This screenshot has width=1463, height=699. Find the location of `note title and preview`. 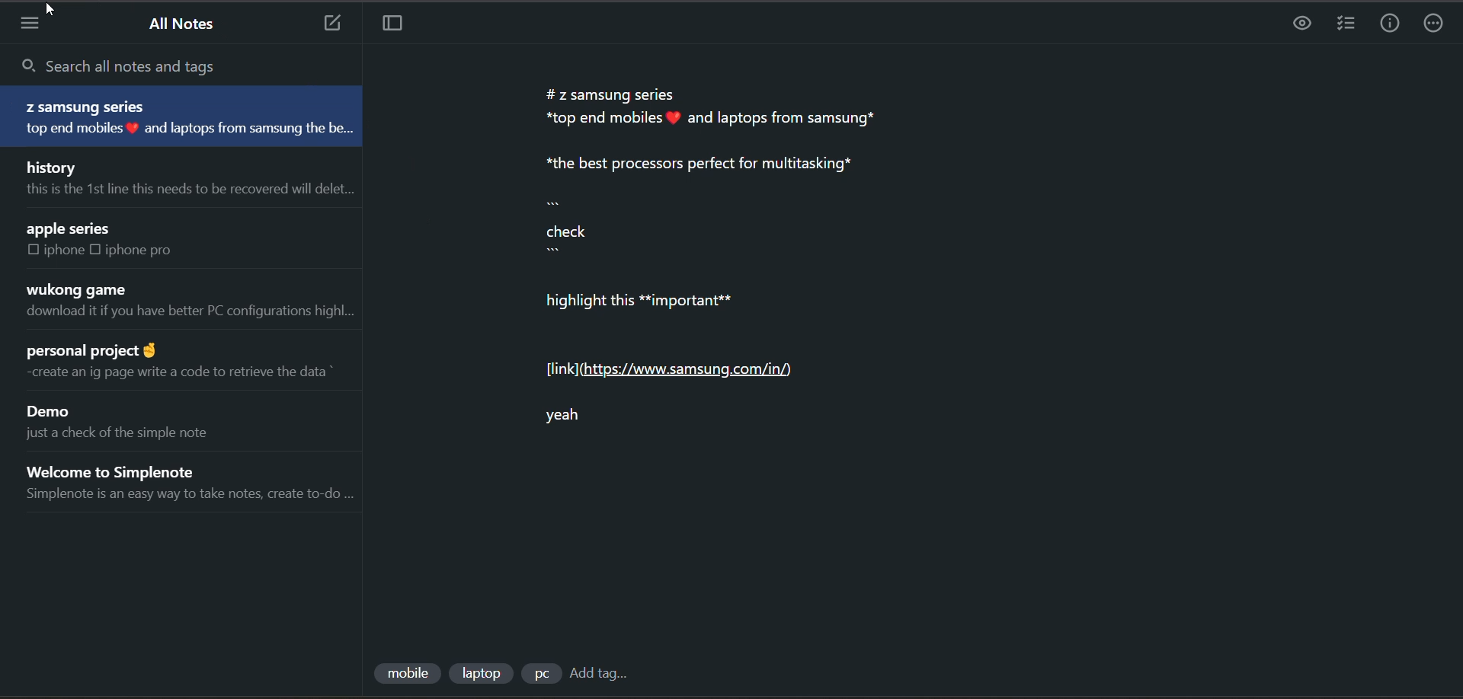

note title and preview is located at coordinates (123, 423).